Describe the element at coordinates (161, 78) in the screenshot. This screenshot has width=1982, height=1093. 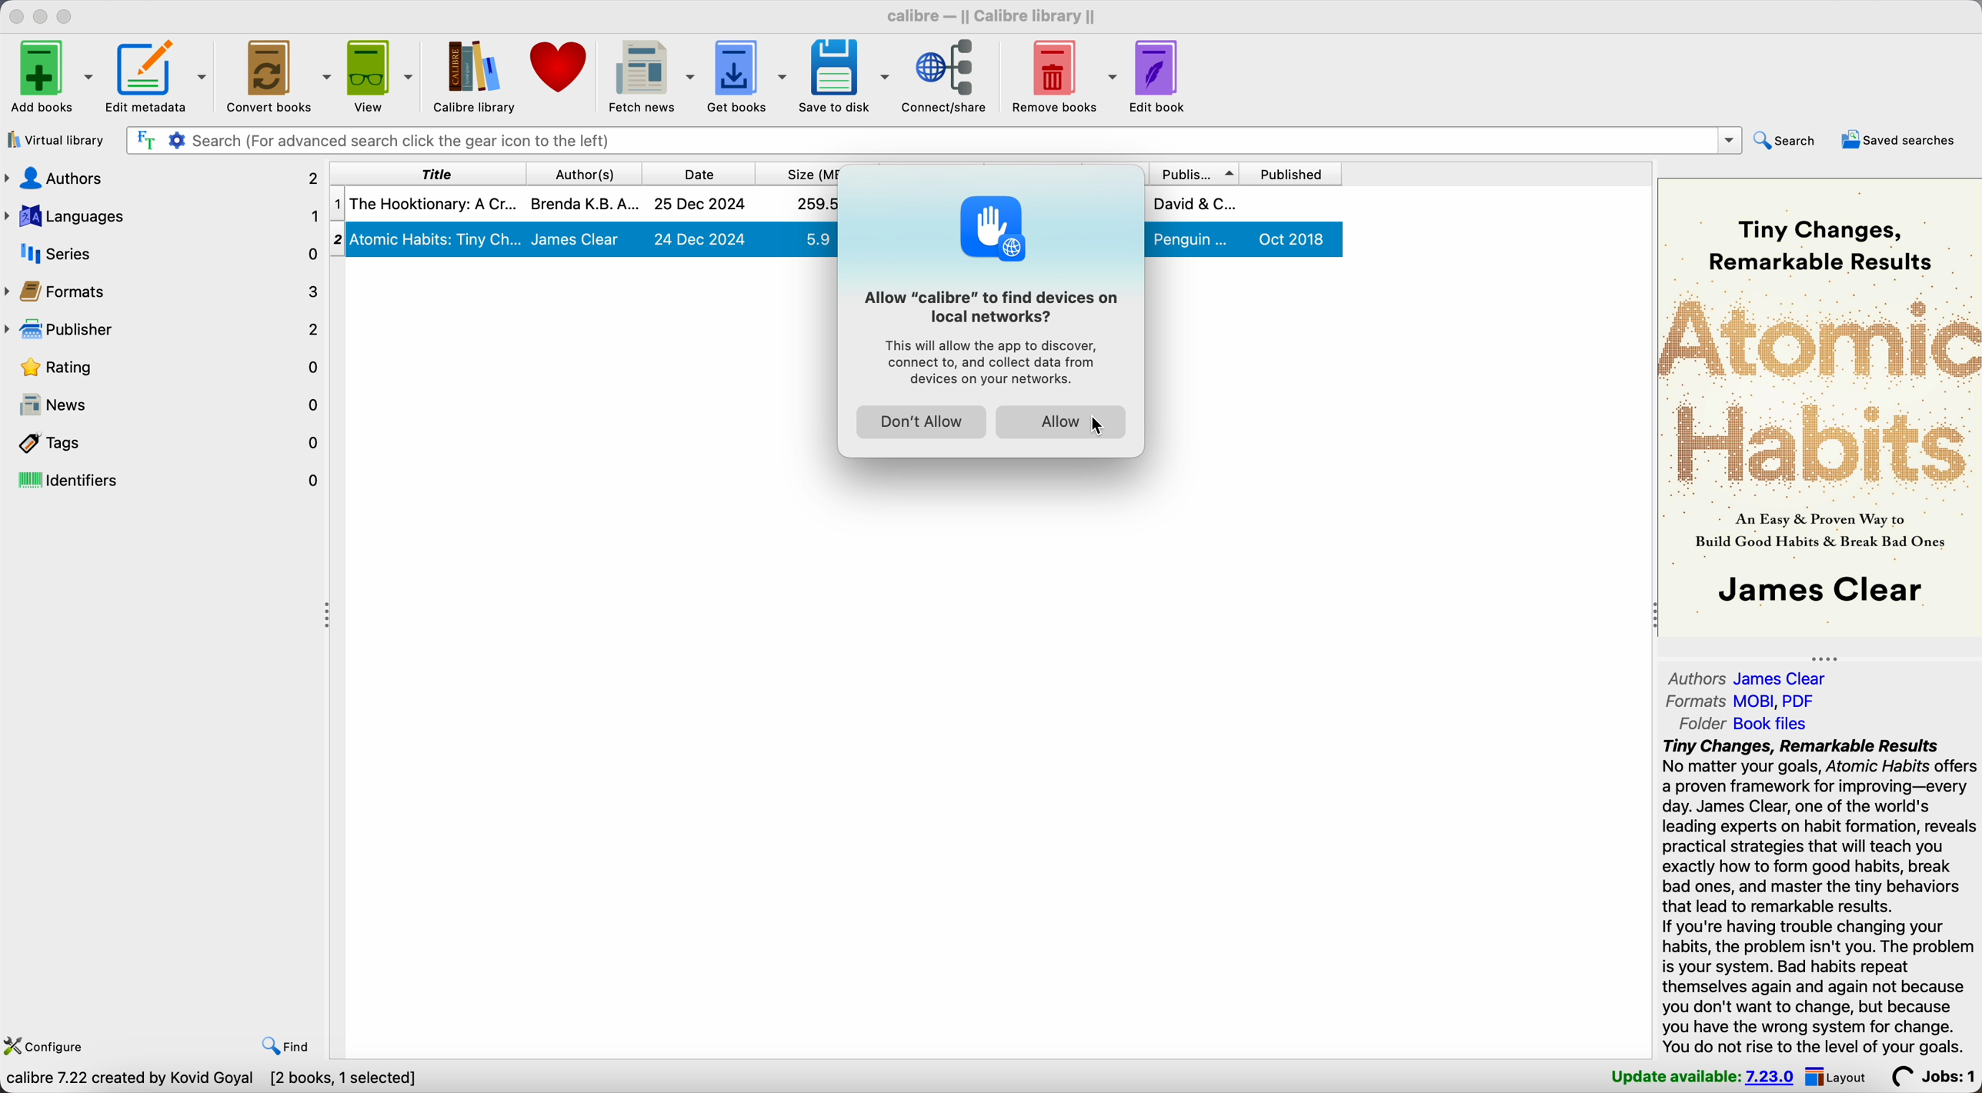
I see `edit metadata` at that location.